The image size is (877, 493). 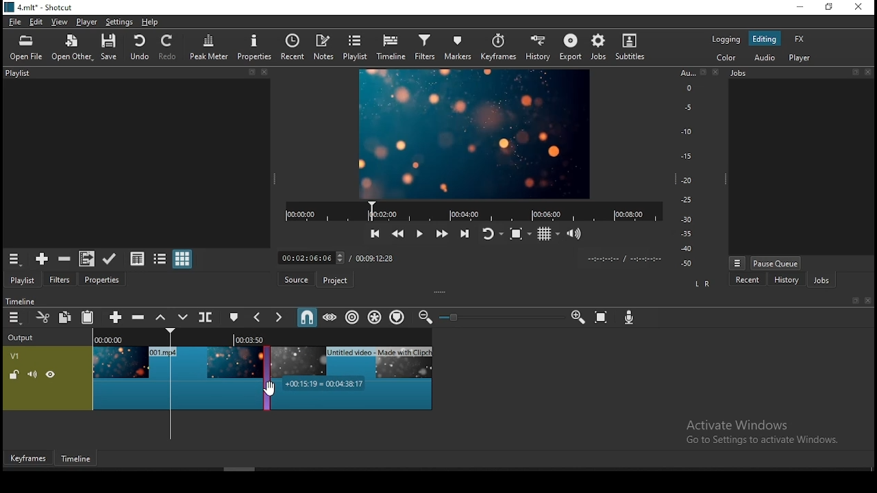 What do you see at coordinates (375, 318) in the screenshot?
I see `ripple all tracks` at bounding box center [375, 318].